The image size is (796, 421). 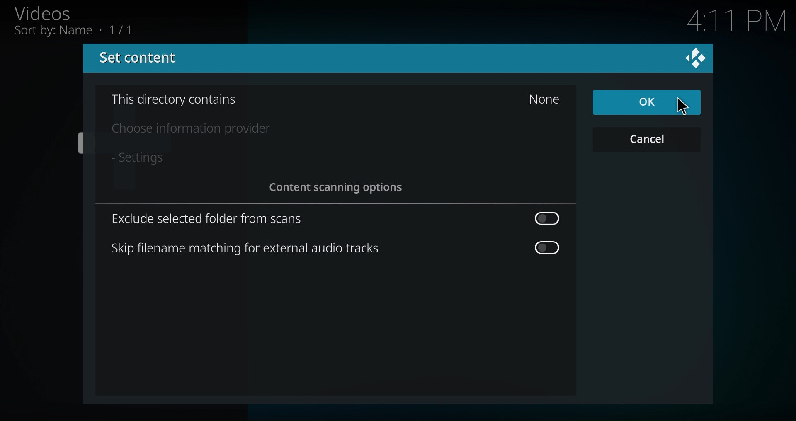 What do you see at coordinates (544, 218) in the screenshot?
I see `Toggle Button off` at bounding box center [544, 218].